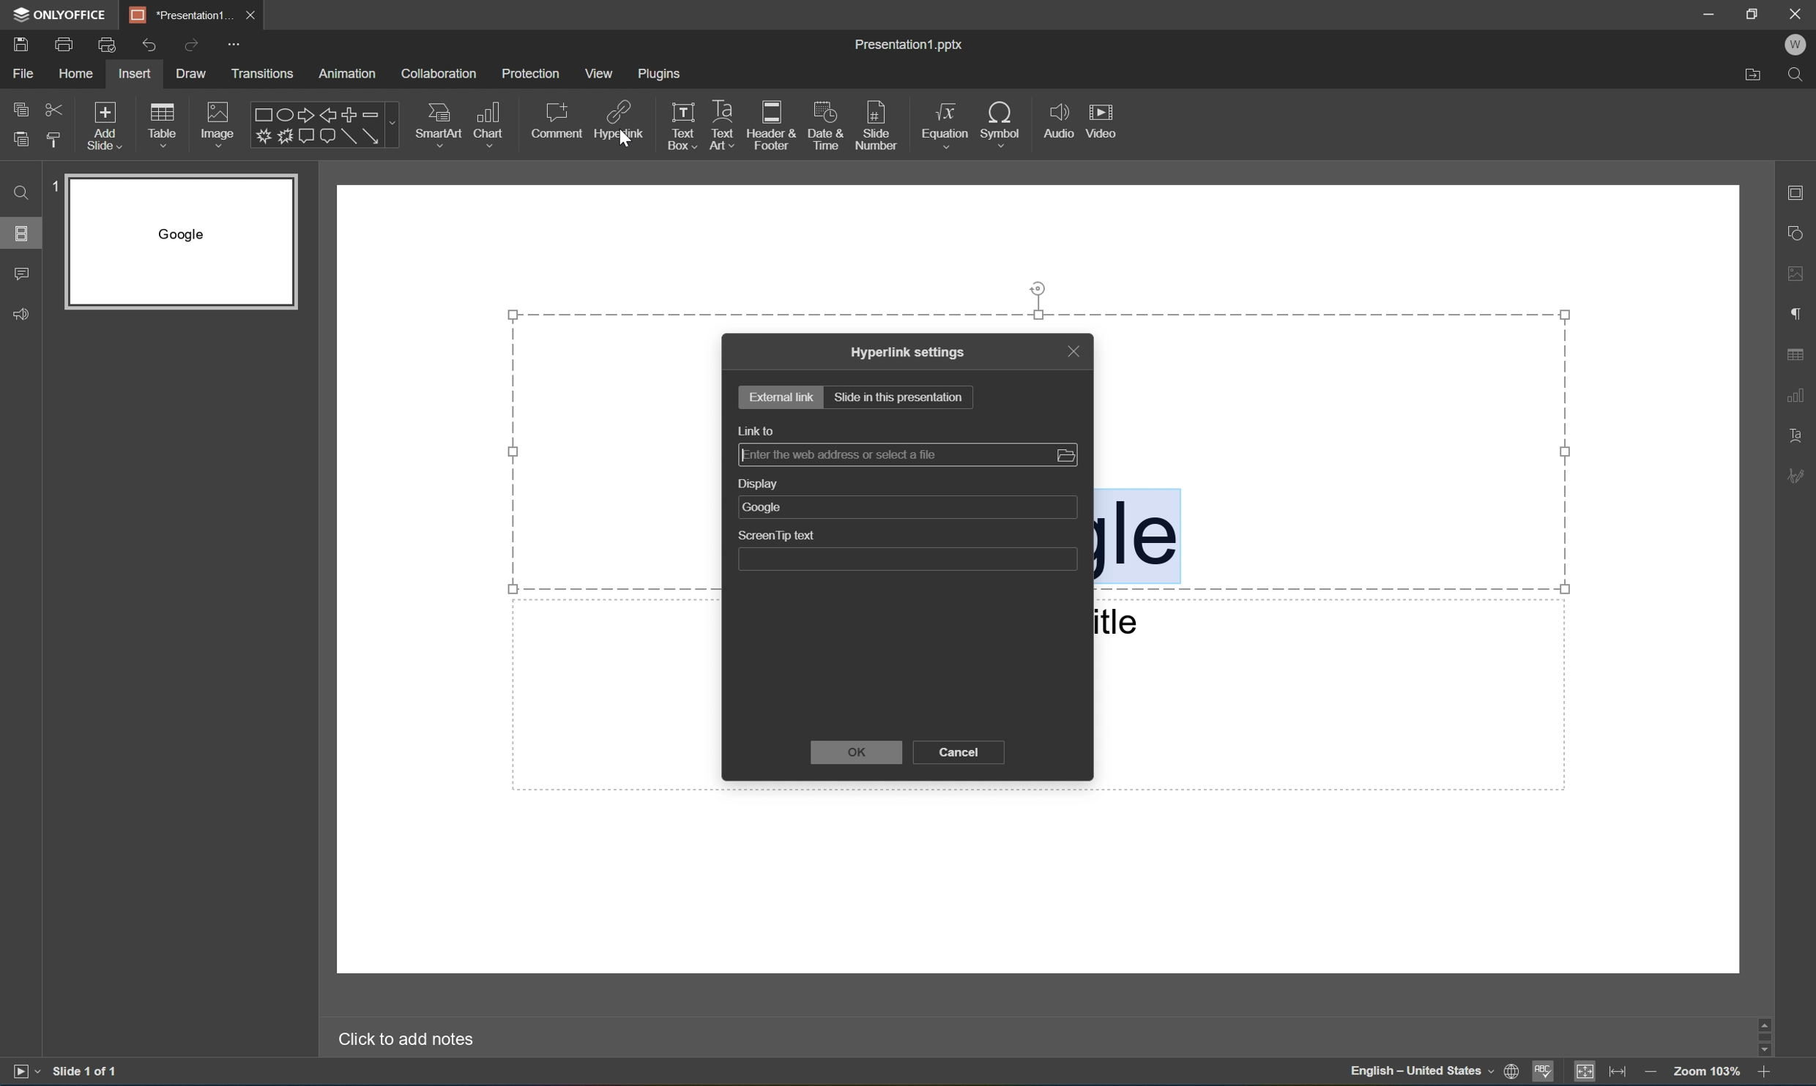 Image resolution: width=1816 pixels, height=1086 pixels. Describe the element at coordinates (315, 126) in the screenshot. I see `Shapes` at that location.